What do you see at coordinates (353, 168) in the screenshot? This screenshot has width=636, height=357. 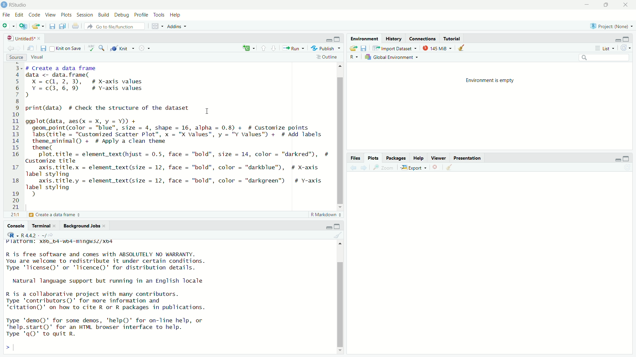 I see `Back ` at bounding box center [353, 168].